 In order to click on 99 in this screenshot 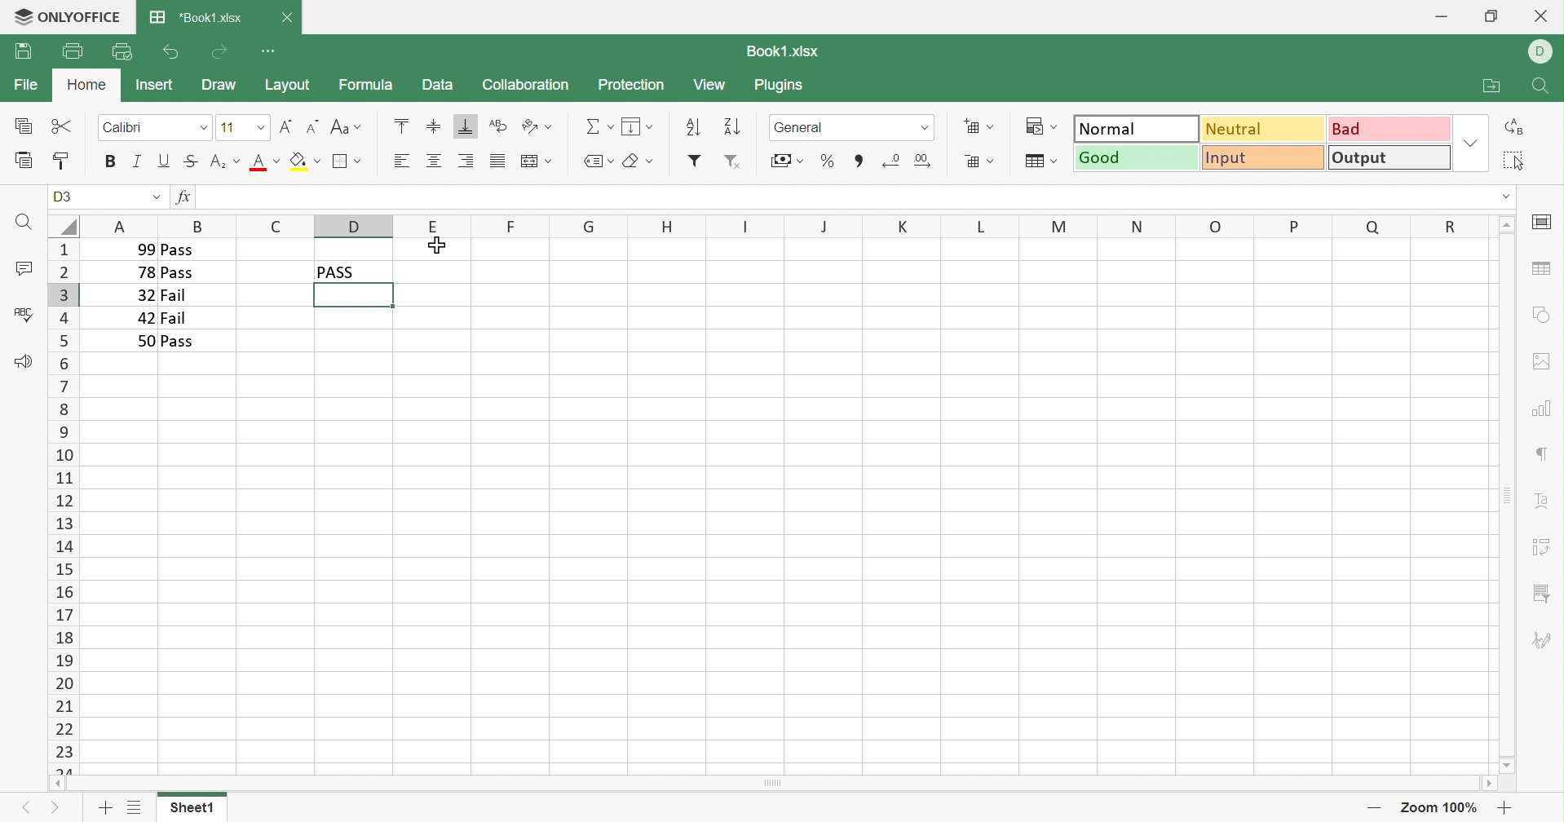, I will do `click(140, 249)`.